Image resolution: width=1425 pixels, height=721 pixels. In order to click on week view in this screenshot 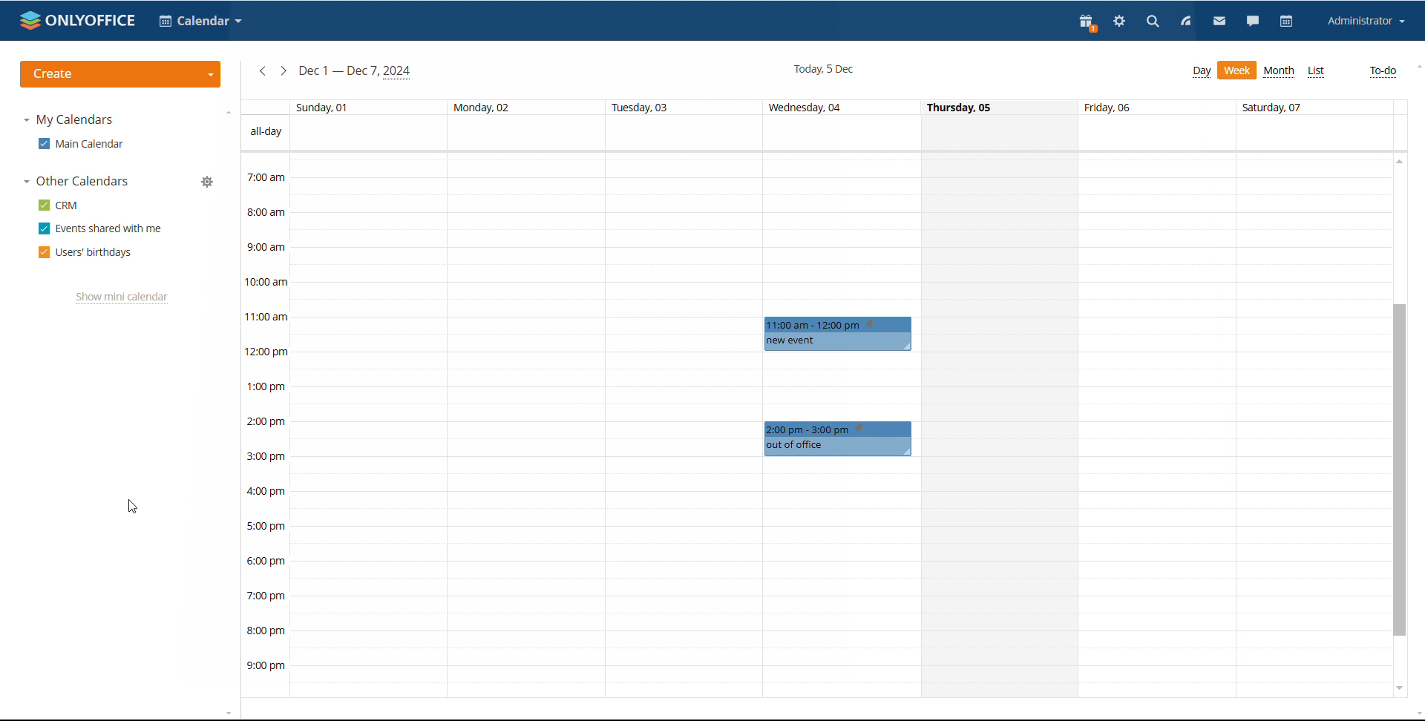, I will do `click(1238, 70)`.